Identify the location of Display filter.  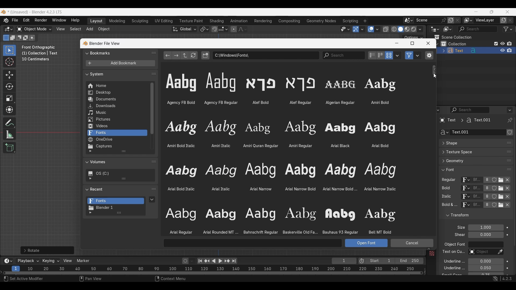
(478, 29).